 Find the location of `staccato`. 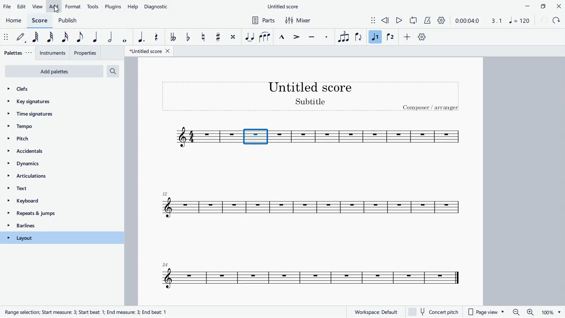

staccato is located at coordinates (327, 37).